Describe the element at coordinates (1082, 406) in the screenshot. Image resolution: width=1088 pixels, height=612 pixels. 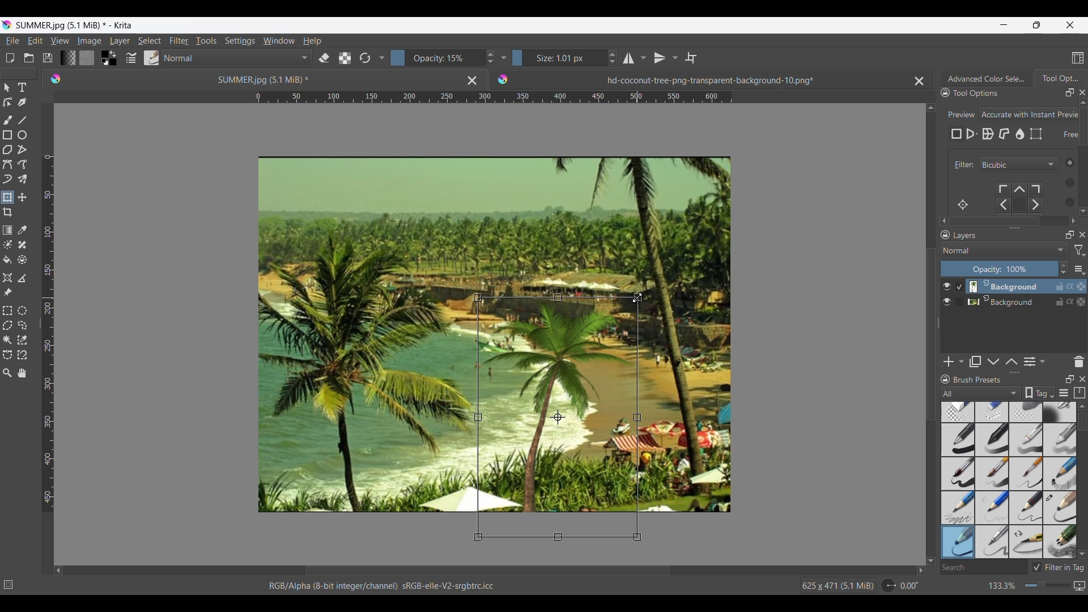
I see `Quick slide to top` at that location.